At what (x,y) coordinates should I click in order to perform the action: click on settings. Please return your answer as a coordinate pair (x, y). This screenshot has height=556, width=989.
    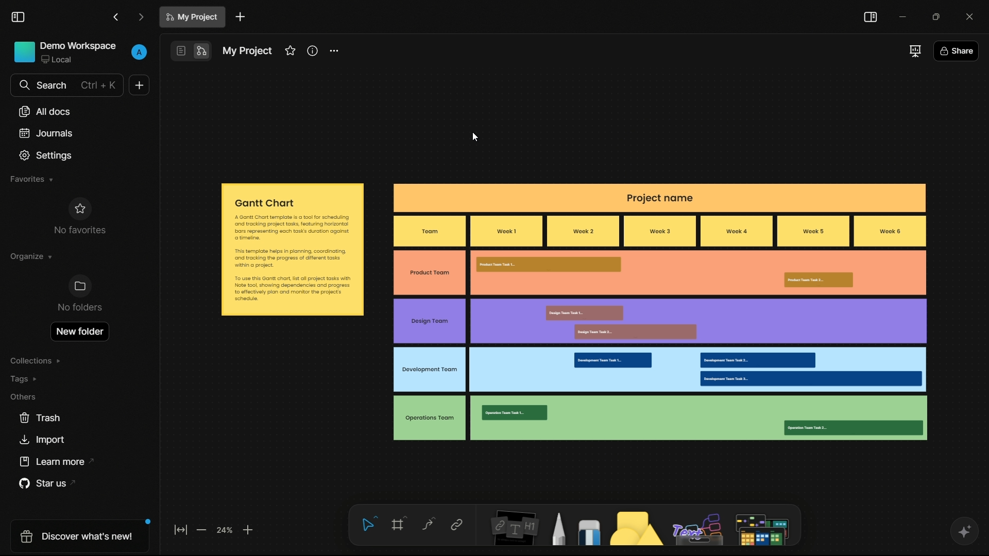
    Looking at the image, I should click on (46, 155).